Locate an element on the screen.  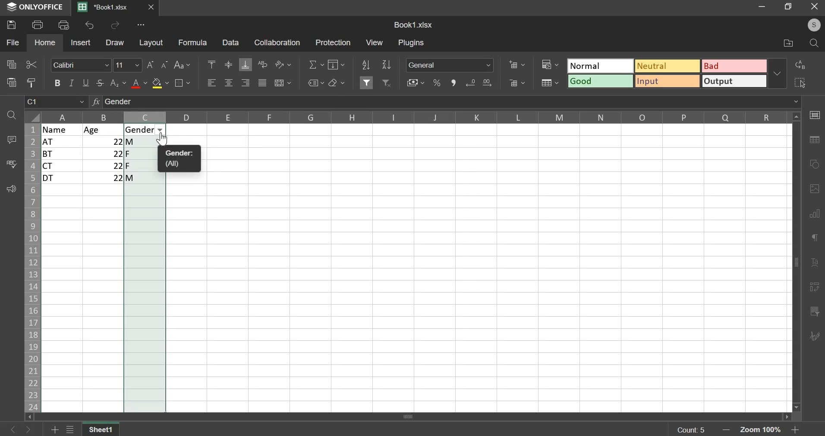
font size increase is located at coordinates (150, 65).